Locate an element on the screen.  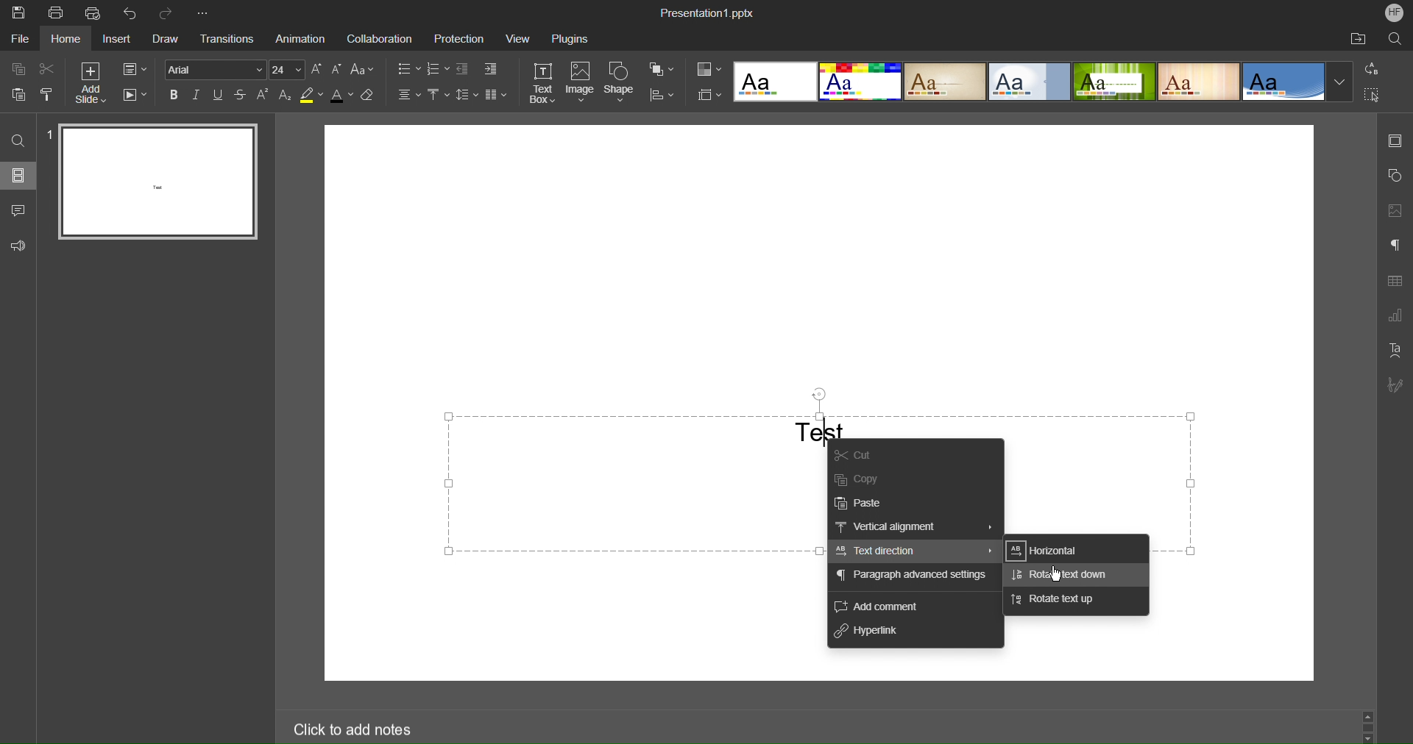
Add Slide is located at coordinates (89, 83).